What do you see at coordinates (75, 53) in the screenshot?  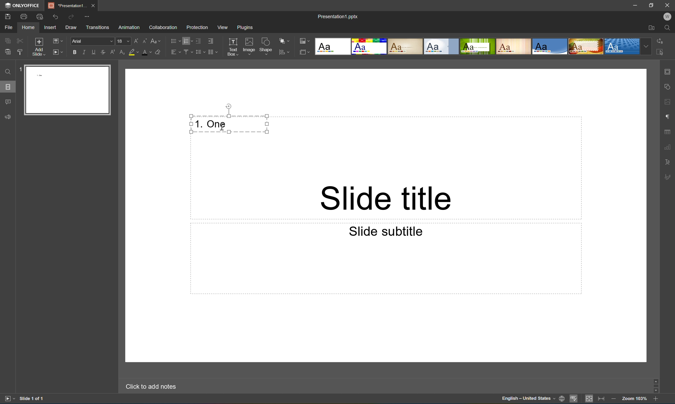 I see `Bold` at bounding box center [75, 53].